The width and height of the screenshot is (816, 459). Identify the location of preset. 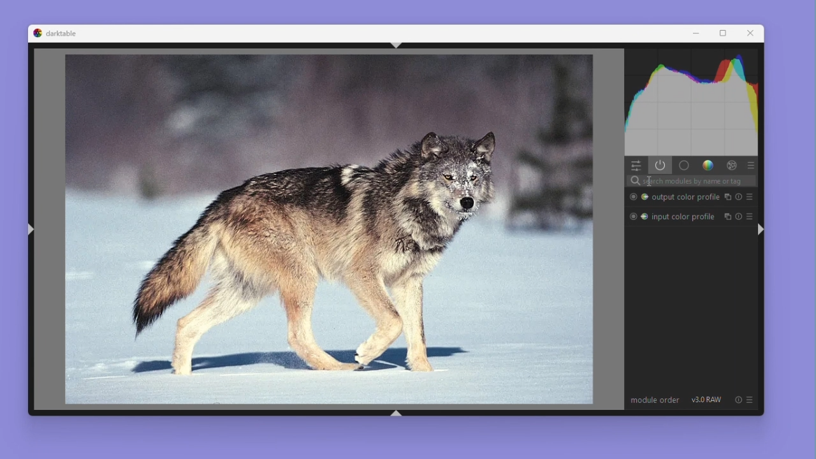
(750, 400).